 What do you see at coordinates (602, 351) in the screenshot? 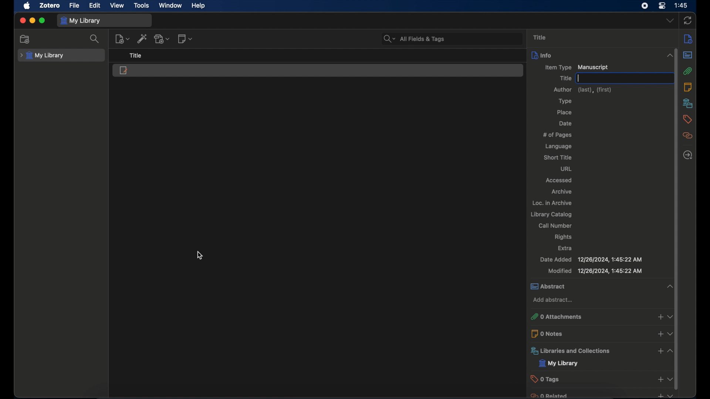
I see `libraries` at bounding box center [602, 351].